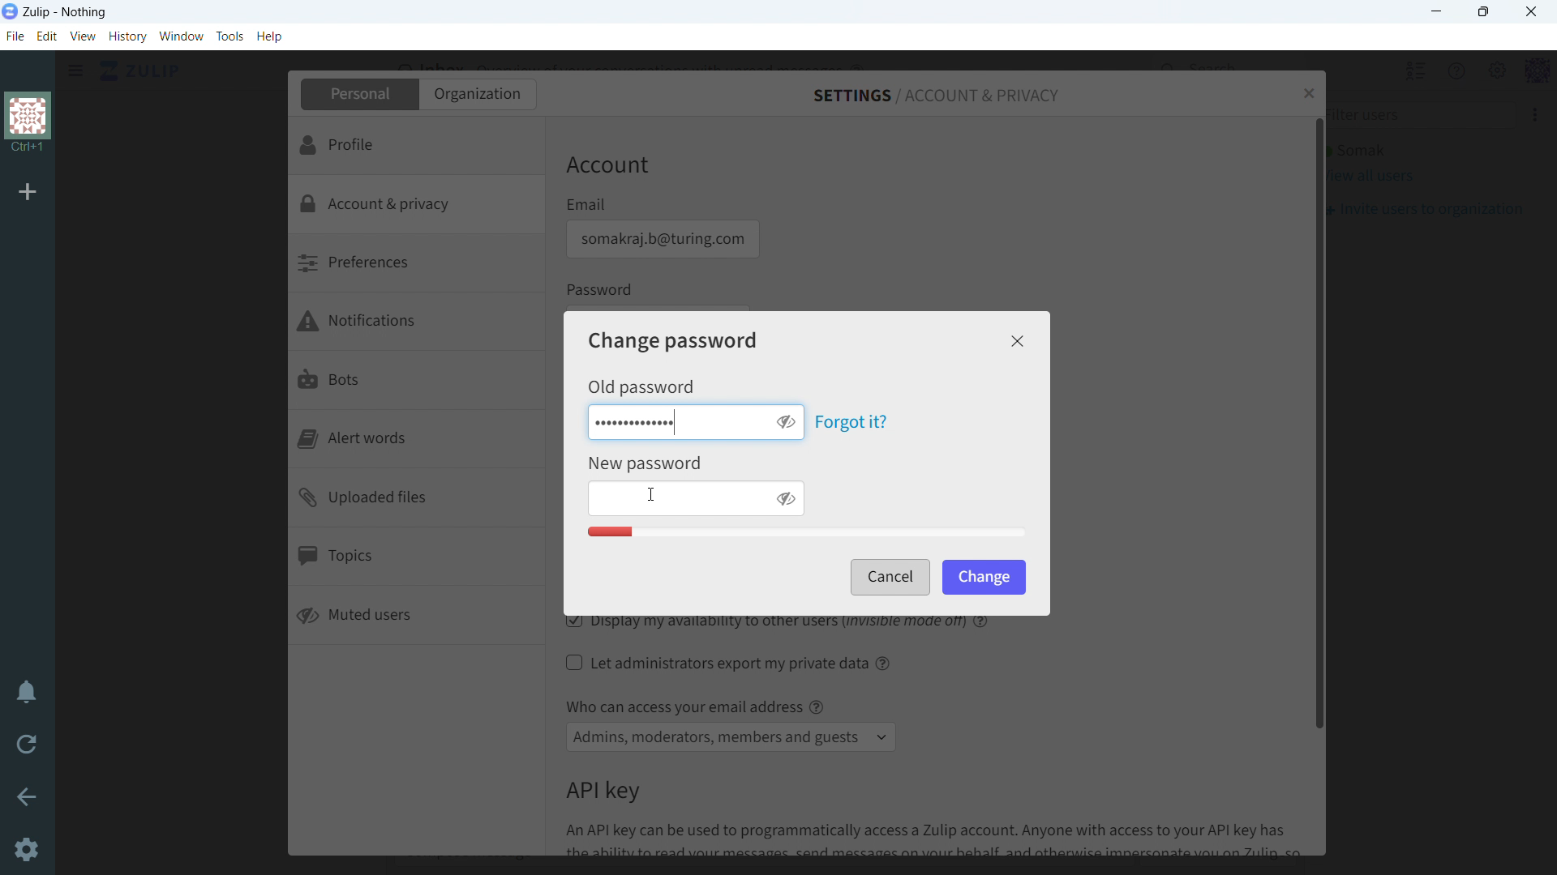  I want to click on alert words, so click(418, 439).